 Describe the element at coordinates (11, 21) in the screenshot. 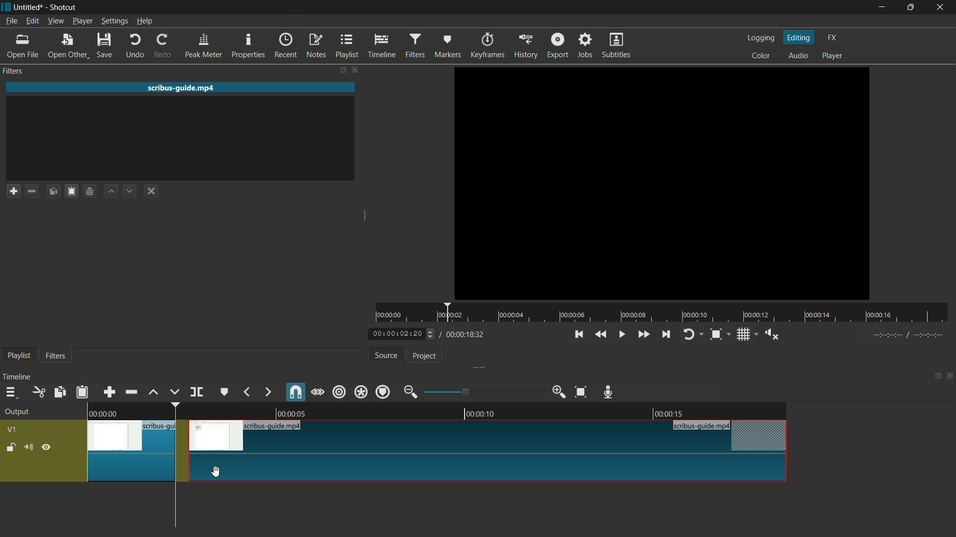

I see `file menu` at that location.